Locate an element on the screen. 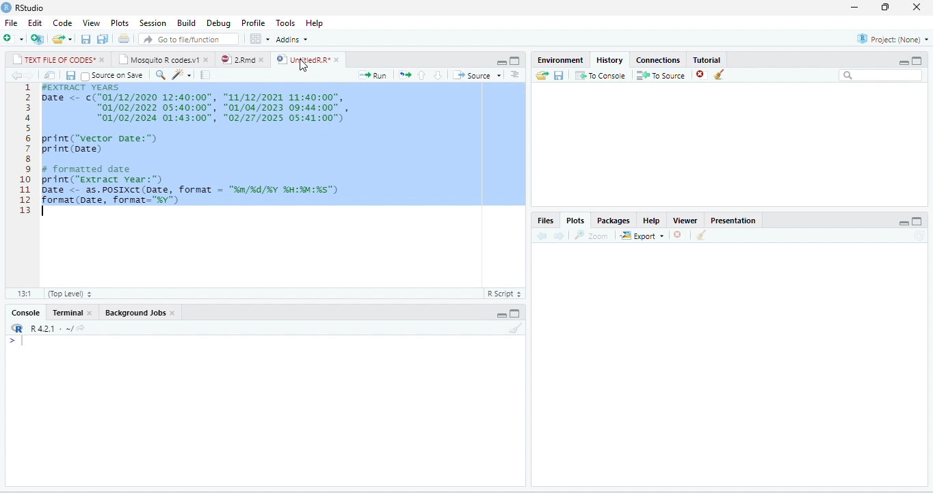 This screenshot has height=493, width=933. Mosquito R codes.v1 is located at coordinates (159, 59).